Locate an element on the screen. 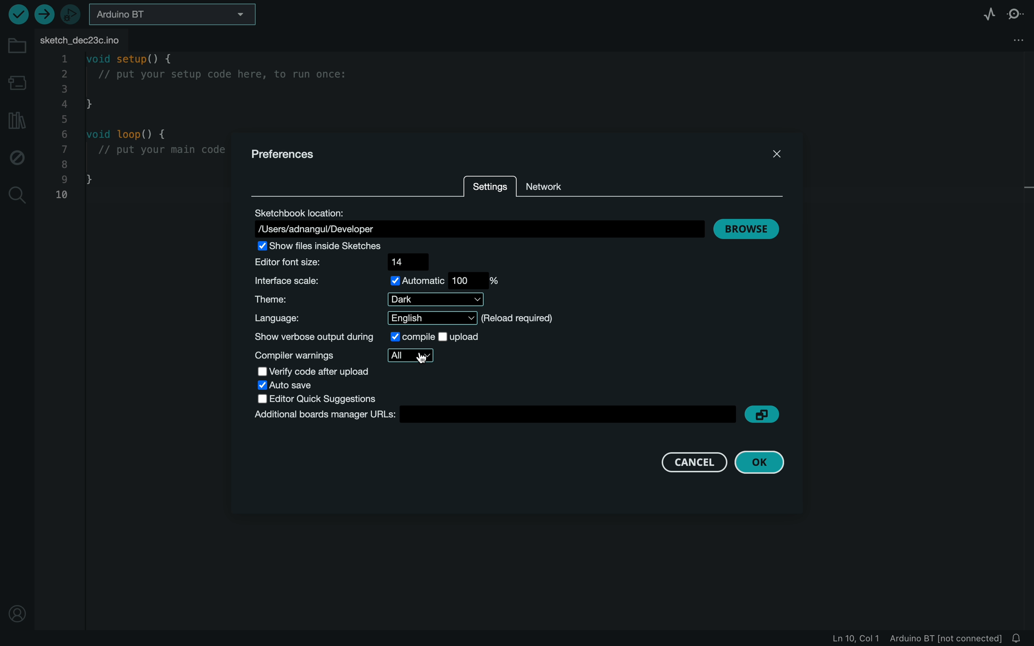 This screenshot has height=646, width=1034. serial plotter is located at coordinates (987, 13).